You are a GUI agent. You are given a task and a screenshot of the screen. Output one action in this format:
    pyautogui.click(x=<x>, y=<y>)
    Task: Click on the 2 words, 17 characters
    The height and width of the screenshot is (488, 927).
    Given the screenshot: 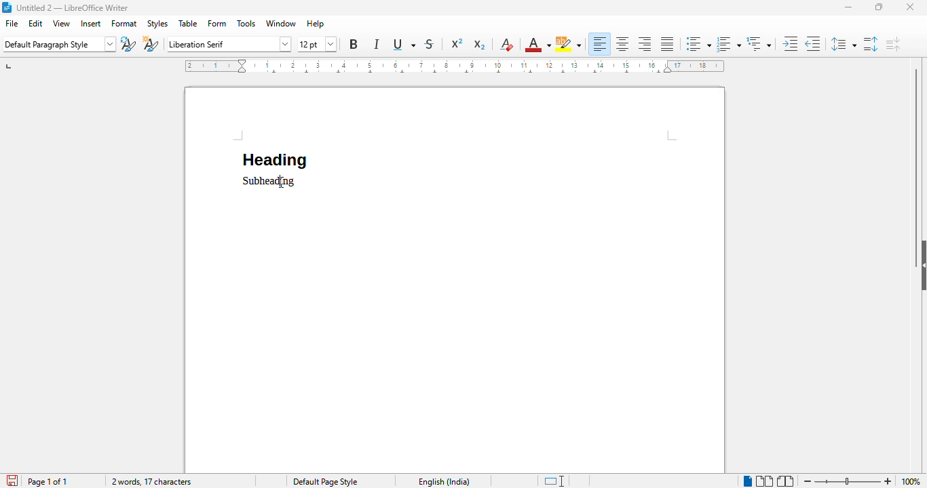 What is the action you would take?
    pyautogui.click(x=151, y=482)
    